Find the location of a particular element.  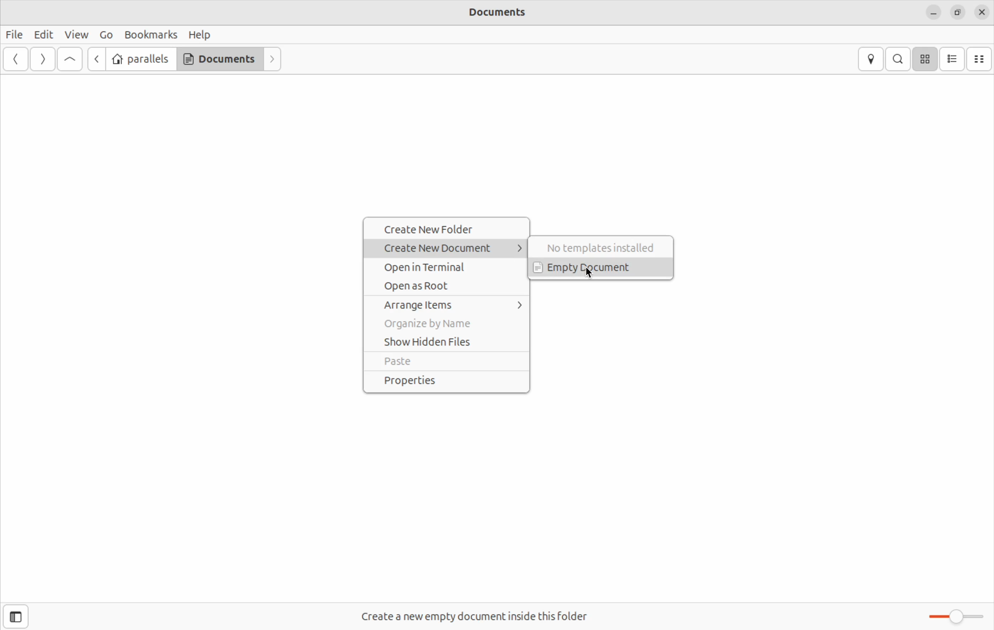

resize is located at coordinates (956, 12).